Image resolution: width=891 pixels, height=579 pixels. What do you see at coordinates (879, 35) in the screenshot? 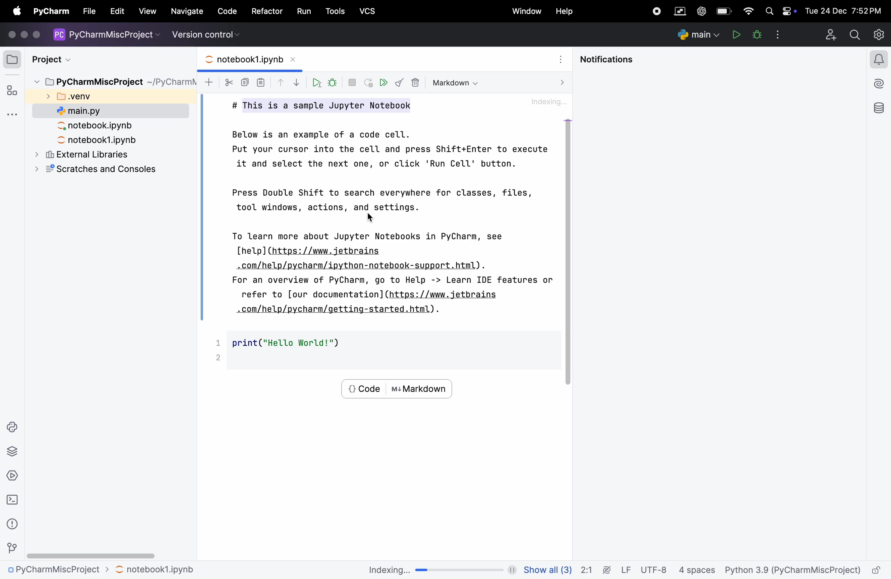
I see `settings` at bounding box center [879, 35].